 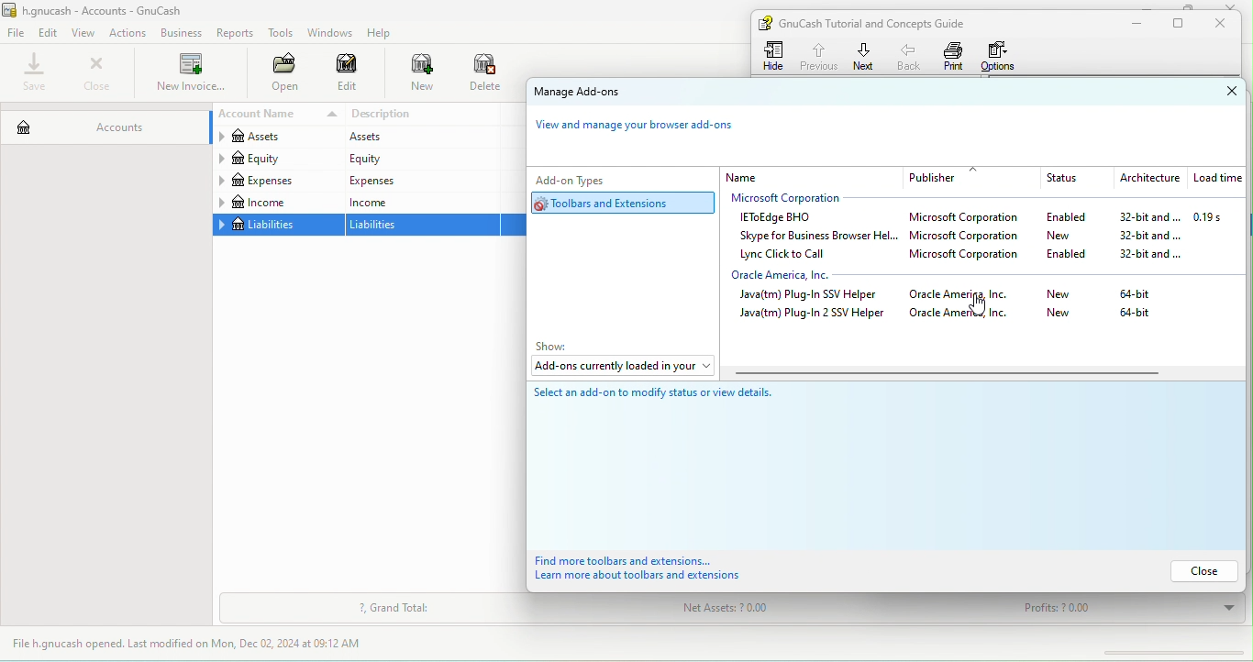 I want to click on account name, so click(x=275, y=115).